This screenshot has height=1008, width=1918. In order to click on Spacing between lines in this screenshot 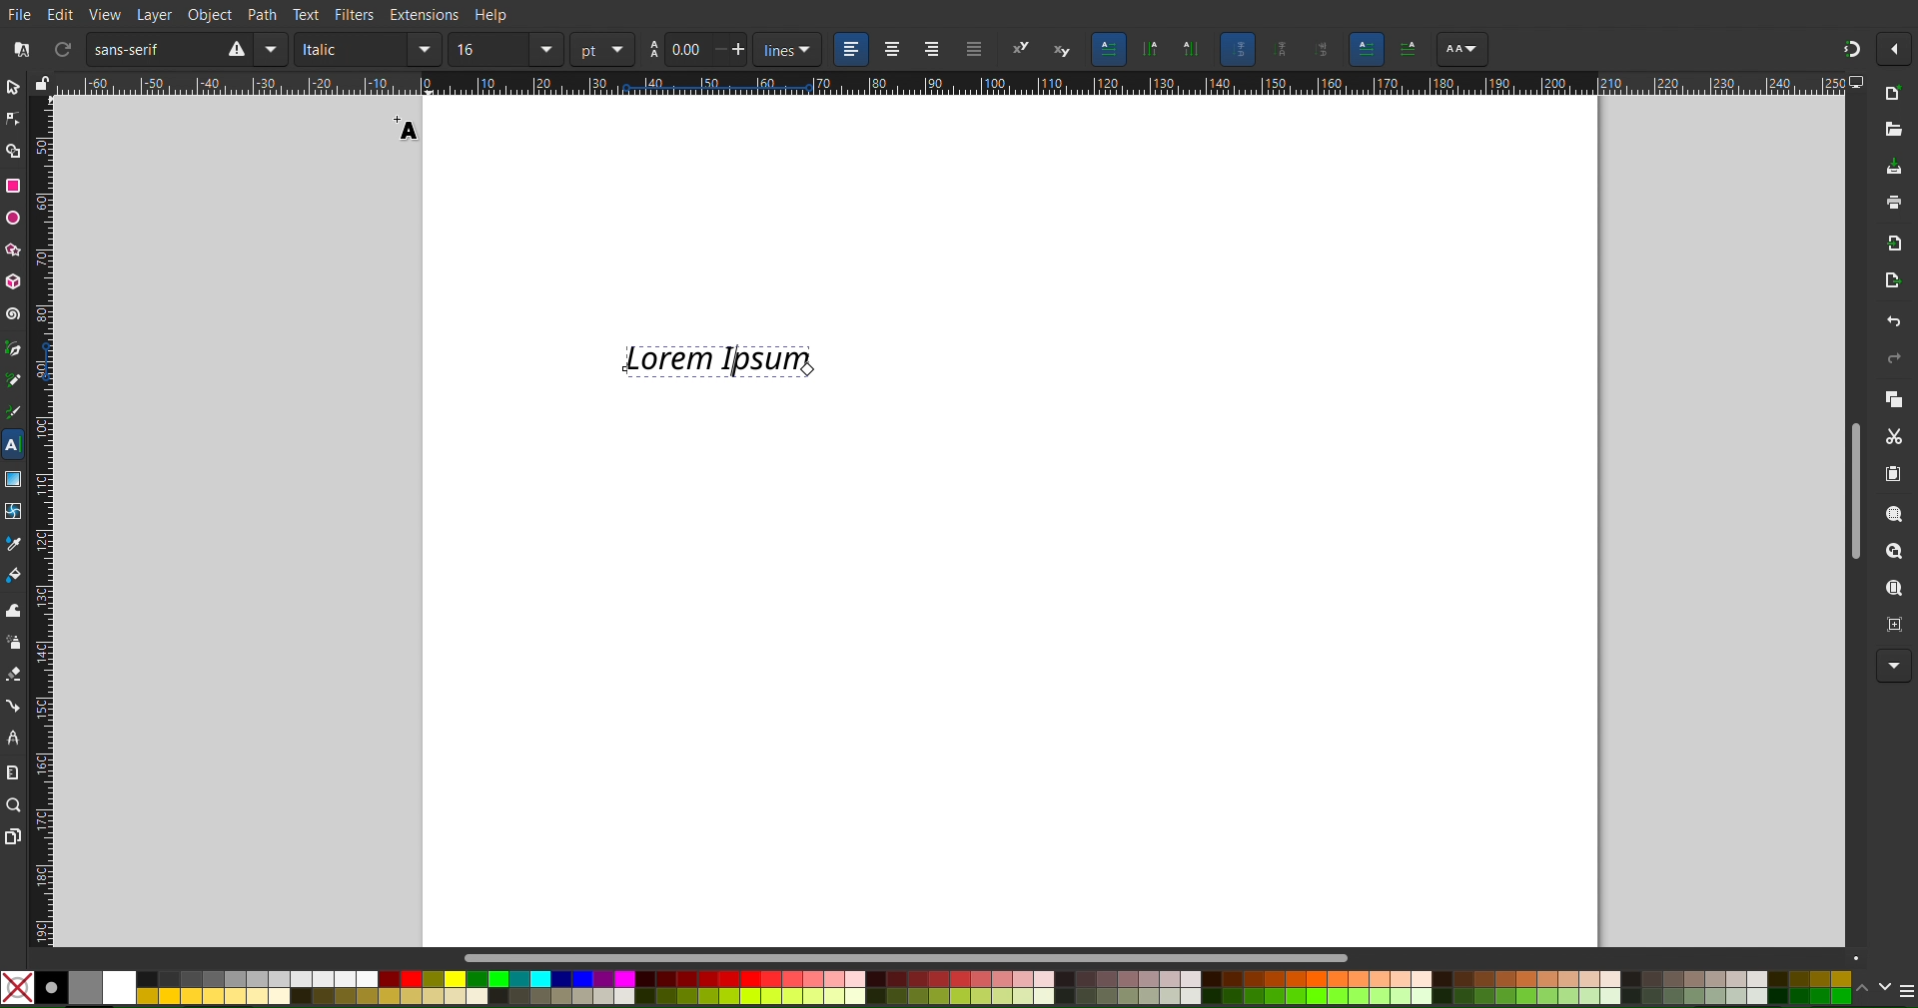, I will do `click(699, 49)`.